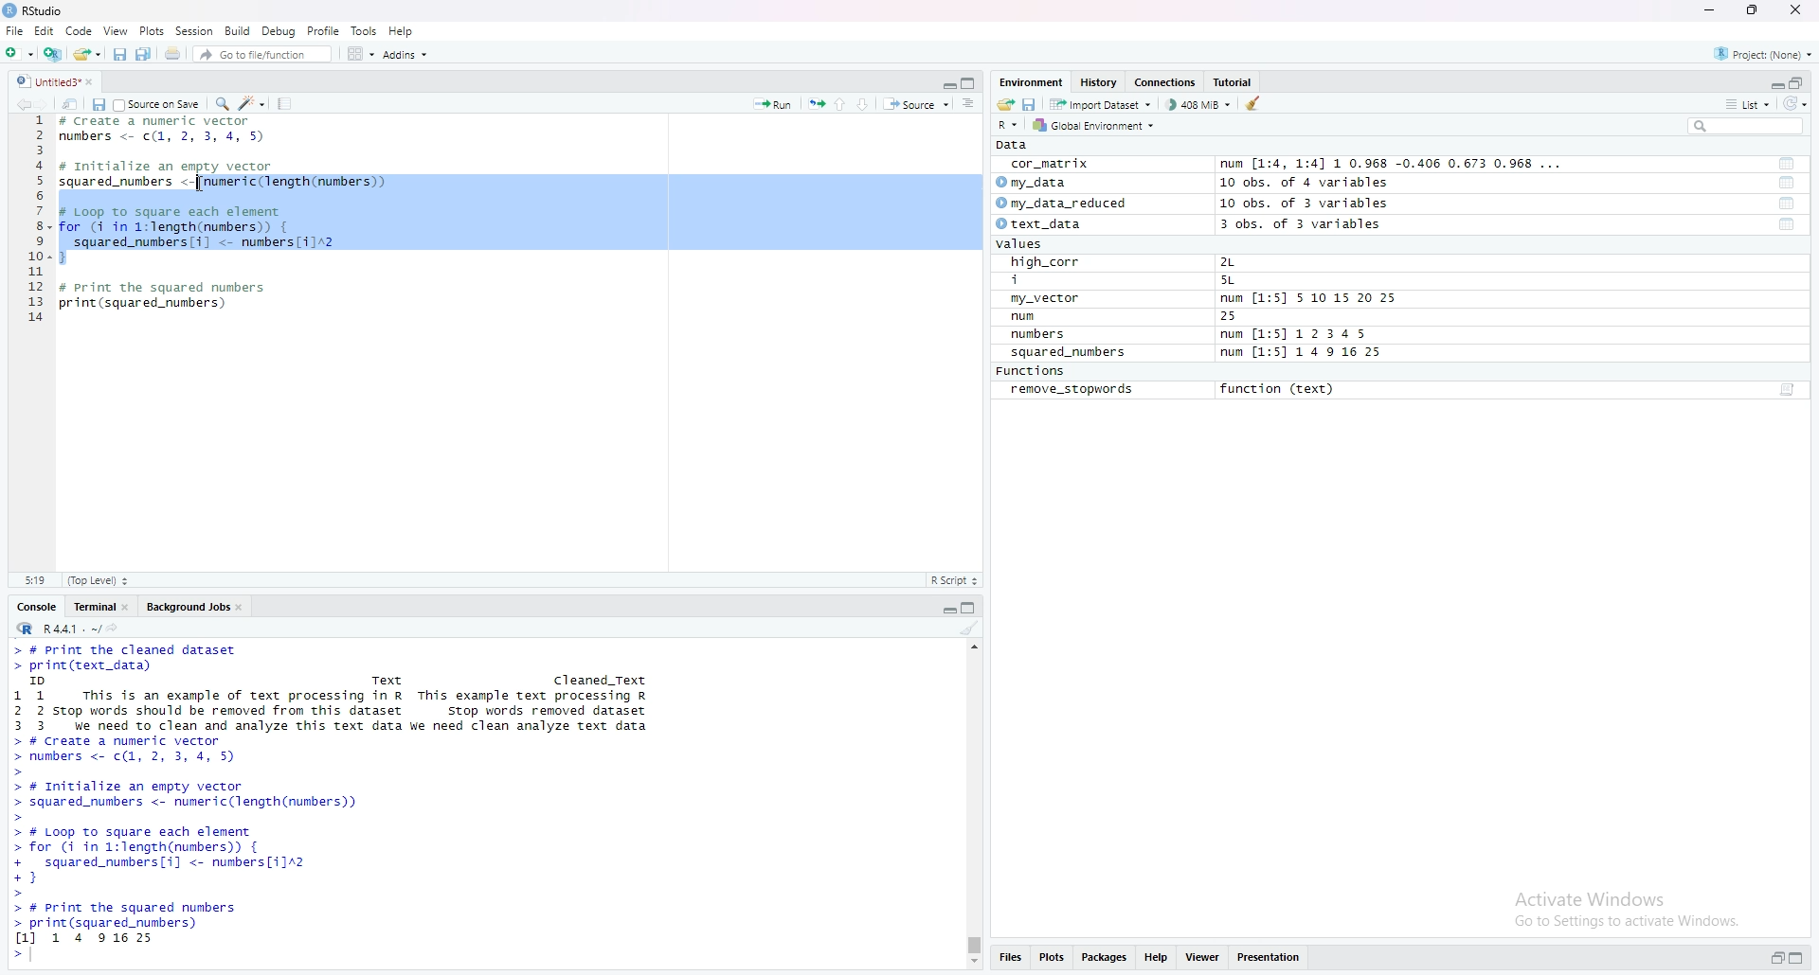  I want to click on Debug, so click(279, 30).